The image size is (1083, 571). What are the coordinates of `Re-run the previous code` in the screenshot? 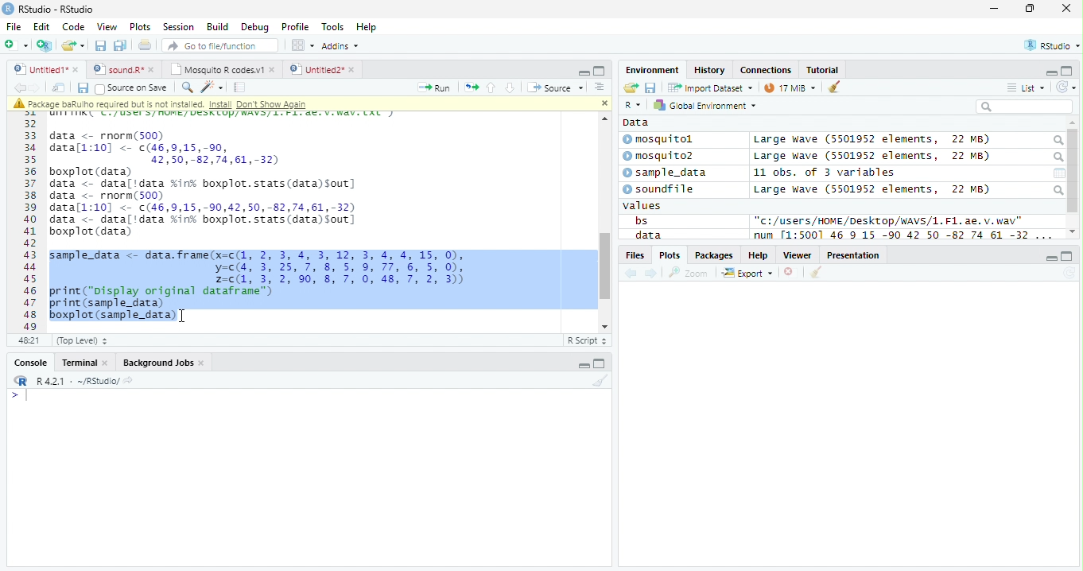 It's located at (471, 87).